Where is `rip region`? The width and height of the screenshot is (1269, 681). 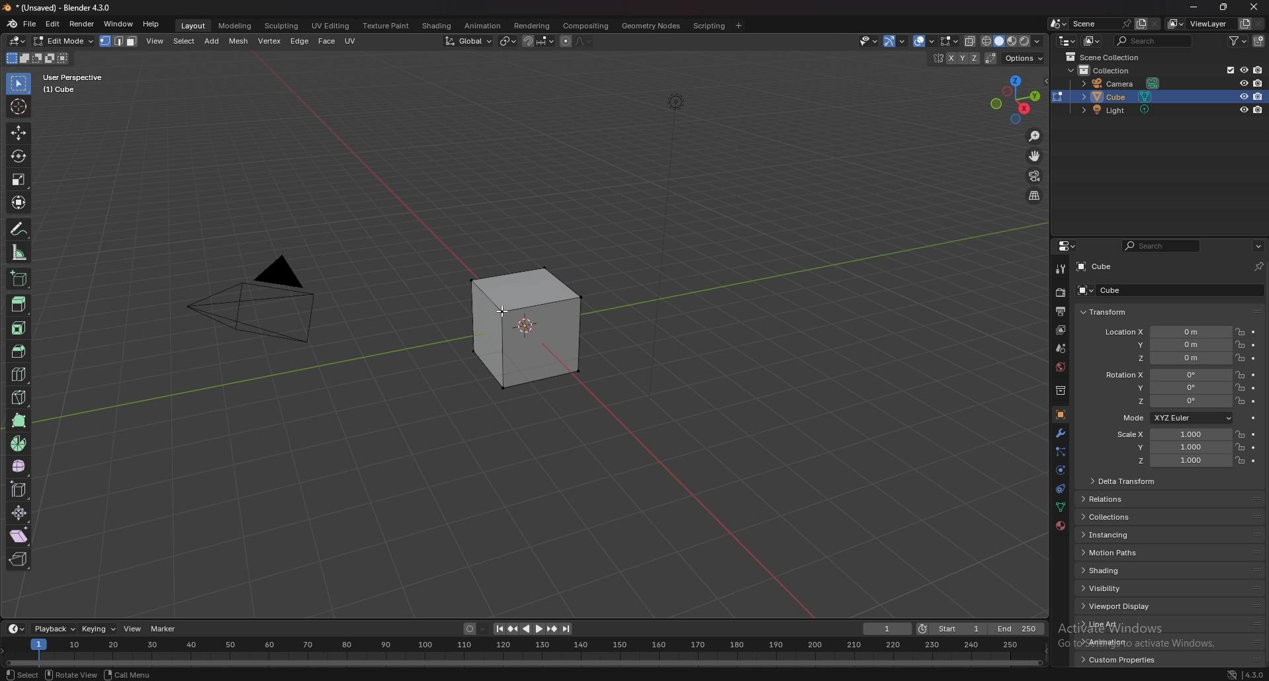
rip region is located at coordinates (19, 560).